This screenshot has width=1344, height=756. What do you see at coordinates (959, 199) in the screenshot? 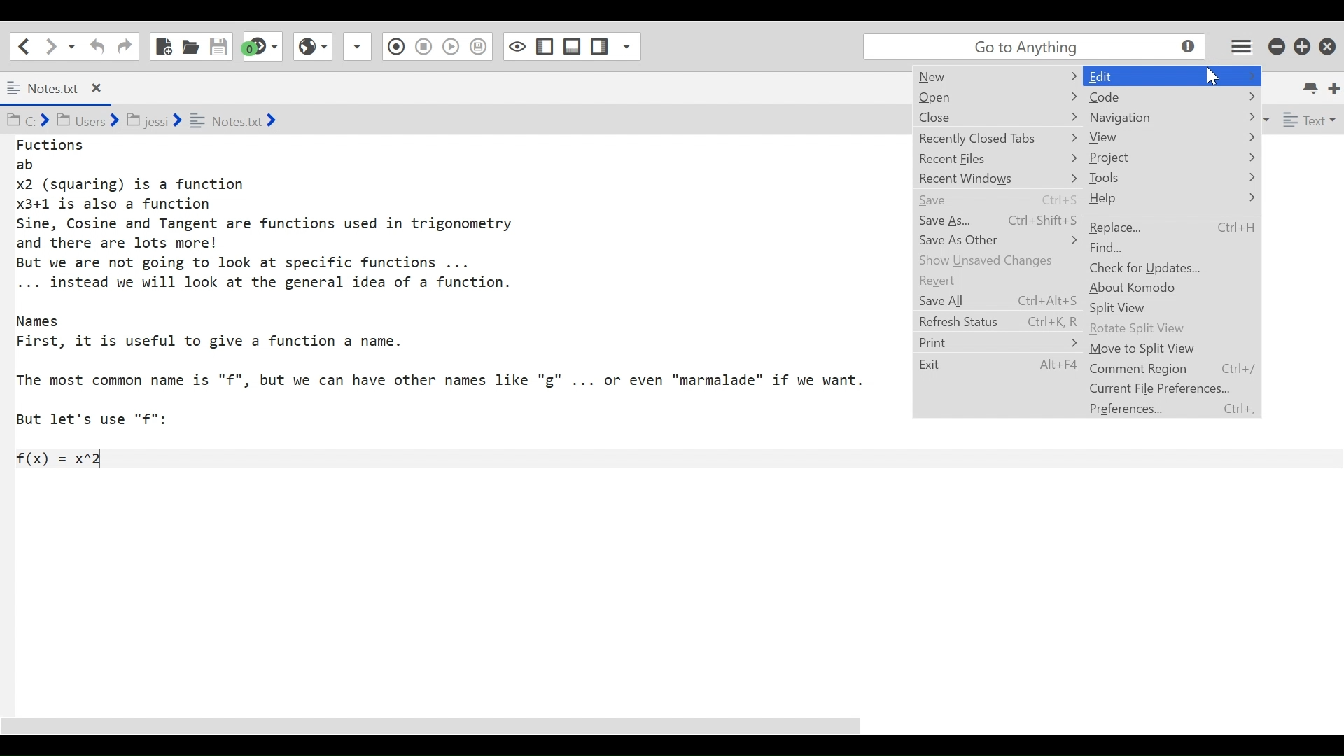
I see `Save` at bounding box center [959, 199].